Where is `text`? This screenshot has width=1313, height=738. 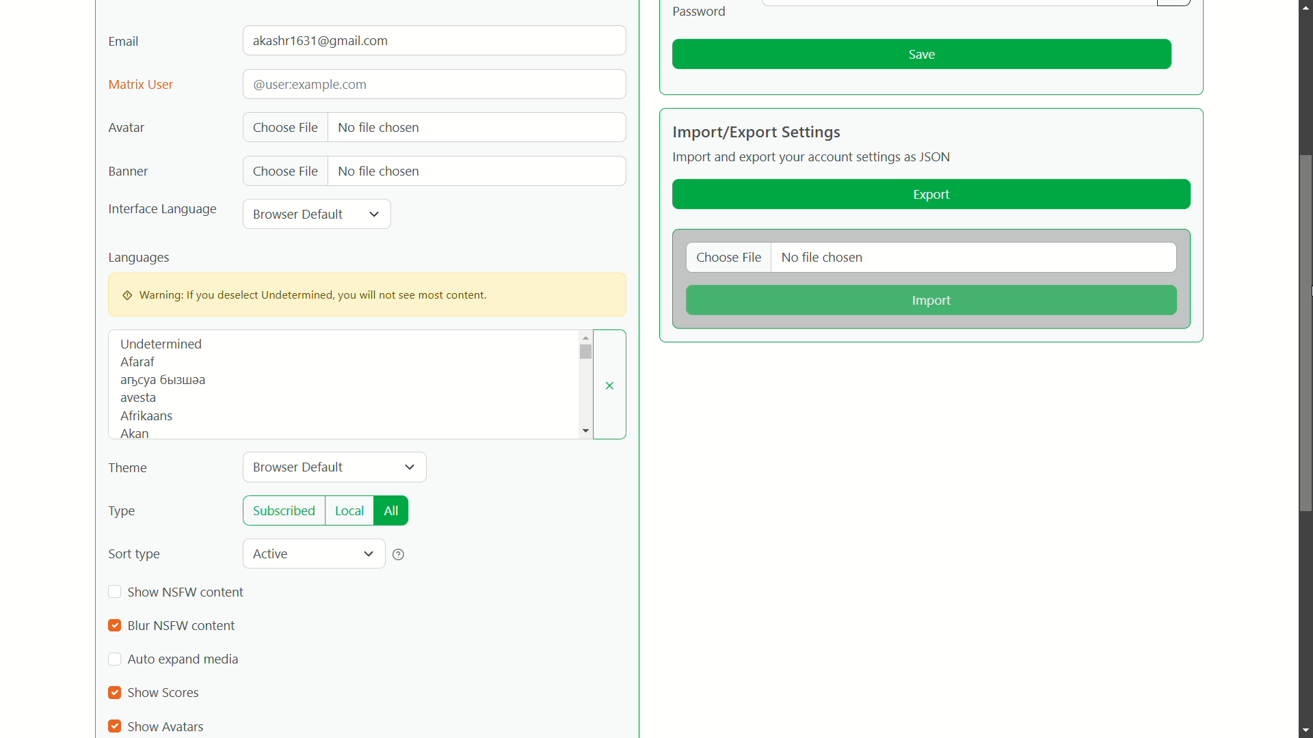 text is located at coordinates (163, 381).